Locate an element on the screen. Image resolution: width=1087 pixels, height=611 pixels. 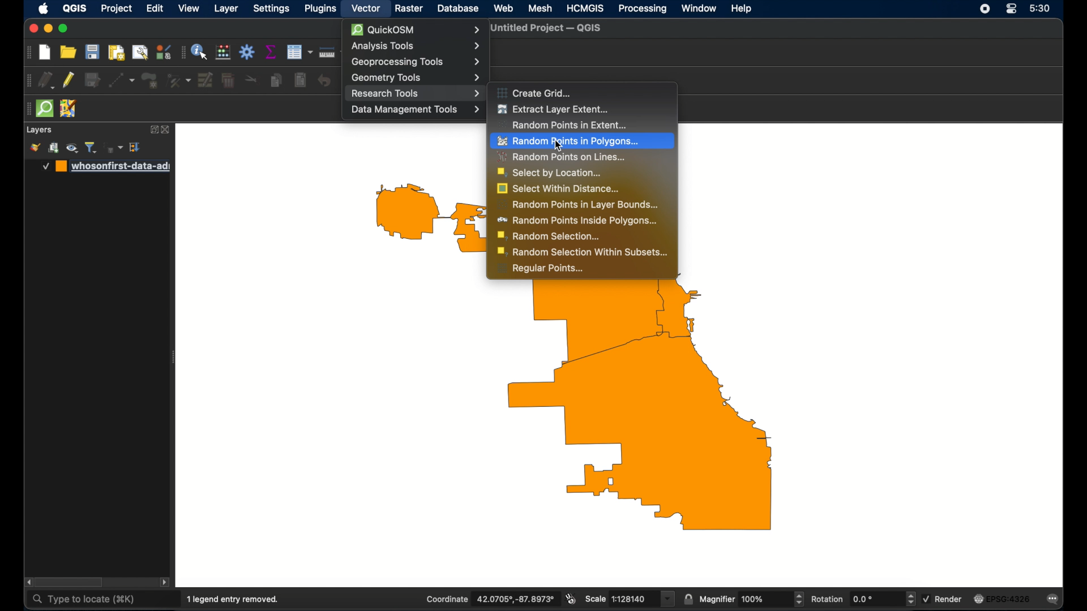
processing is located at coordinates (642, 8).